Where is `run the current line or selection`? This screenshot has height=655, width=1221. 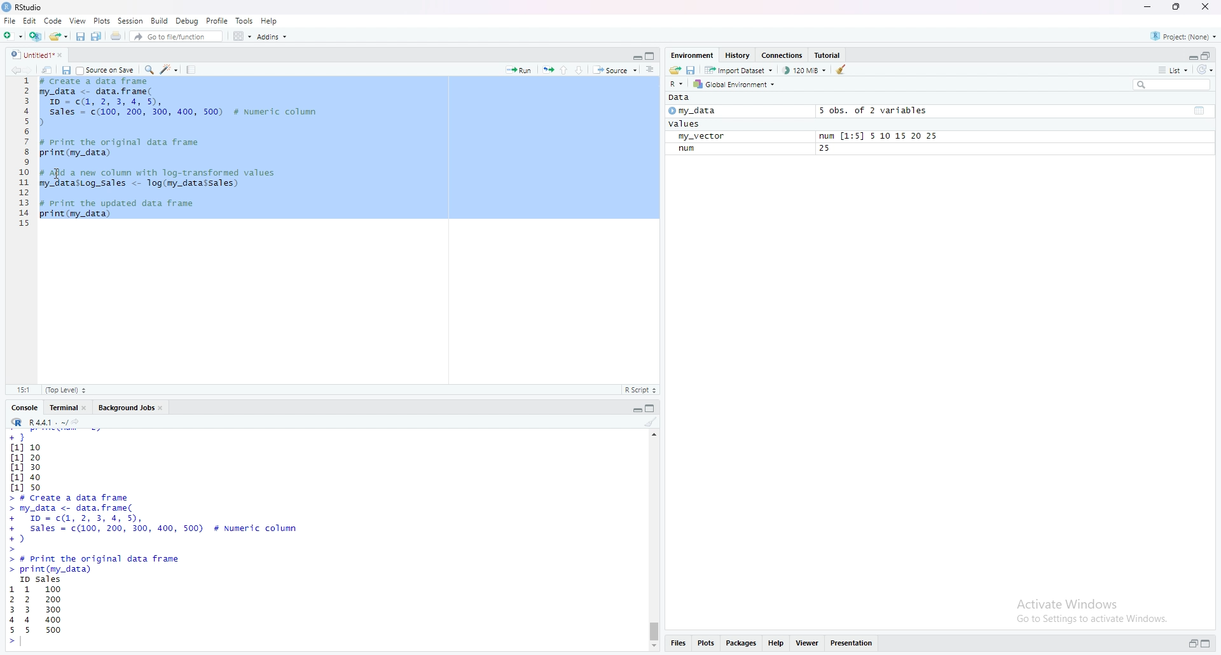
run the current line or selection is located at coordinates (518, 68).